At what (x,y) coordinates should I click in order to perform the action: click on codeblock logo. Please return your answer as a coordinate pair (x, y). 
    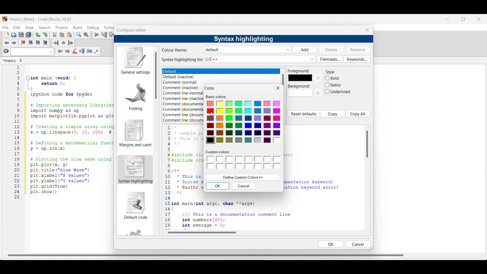
    Looking at the image, I should click on (5, 19).